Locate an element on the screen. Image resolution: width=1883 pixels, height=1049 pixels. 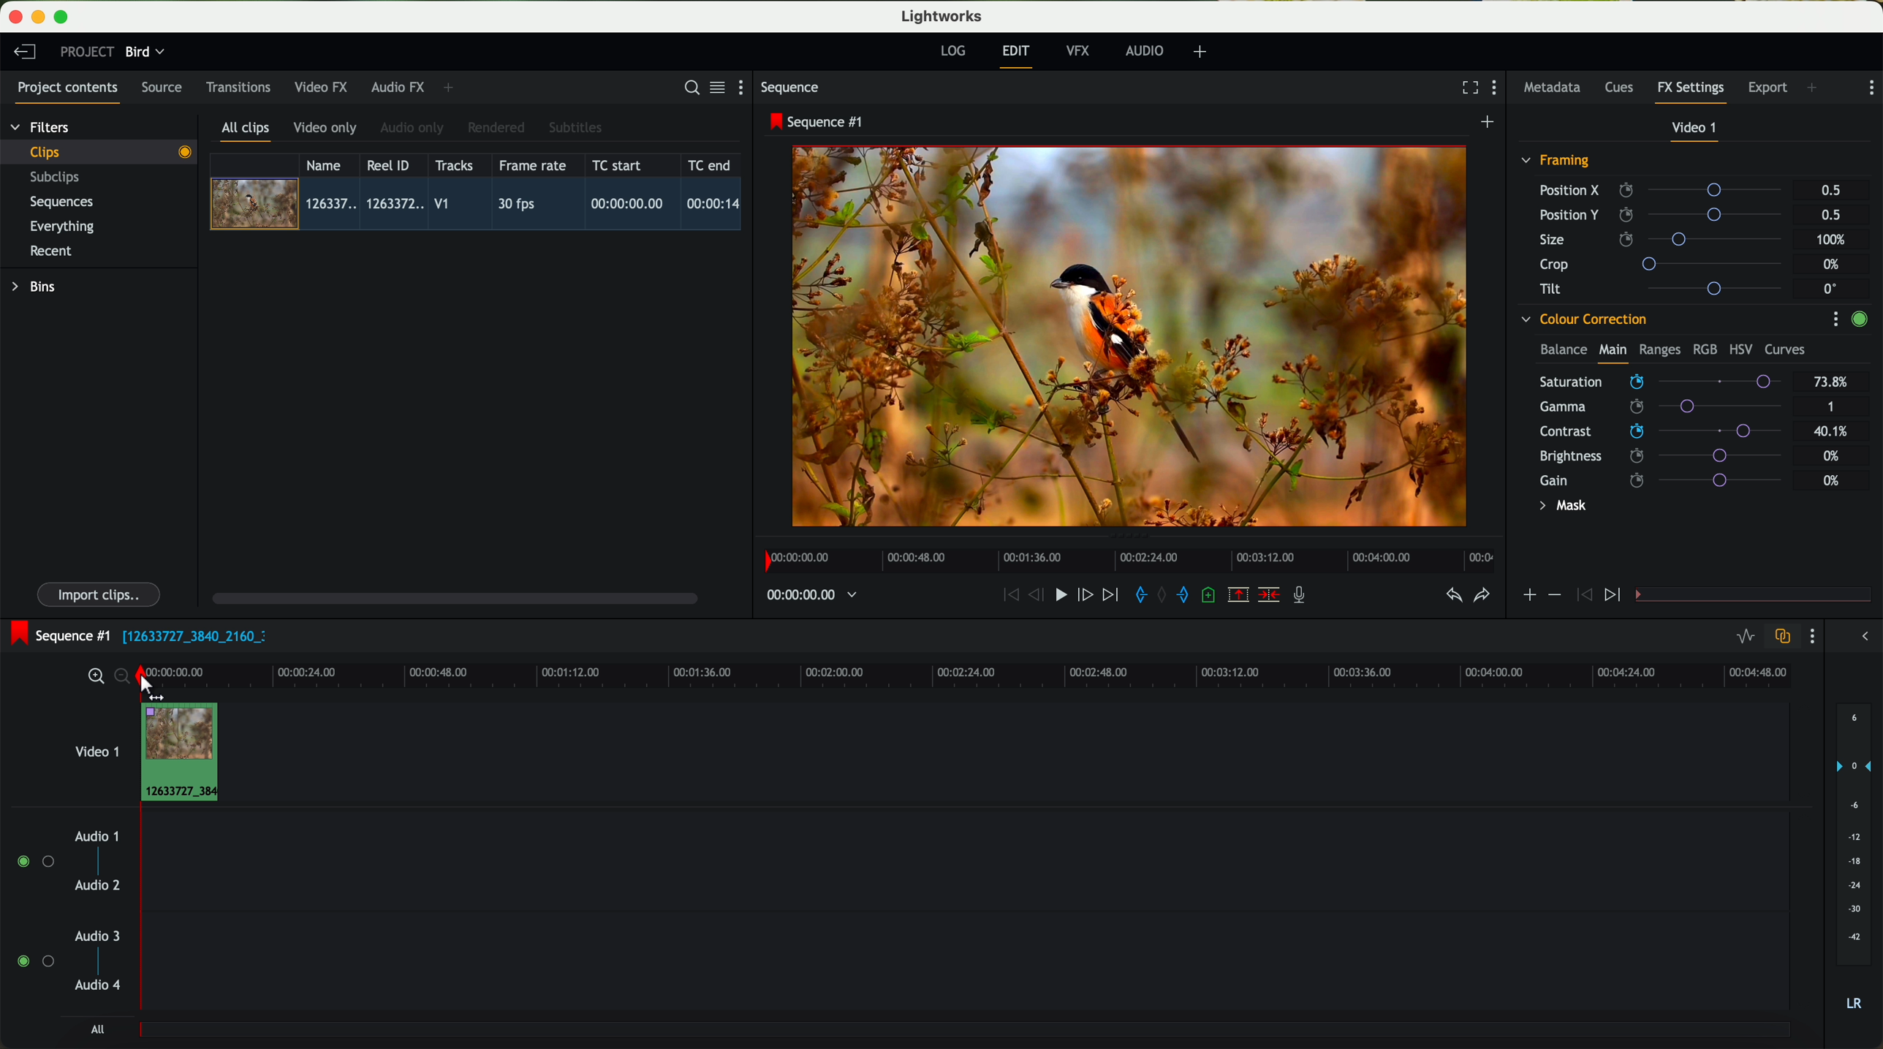
frame rate is located at coordinates (533, 166).